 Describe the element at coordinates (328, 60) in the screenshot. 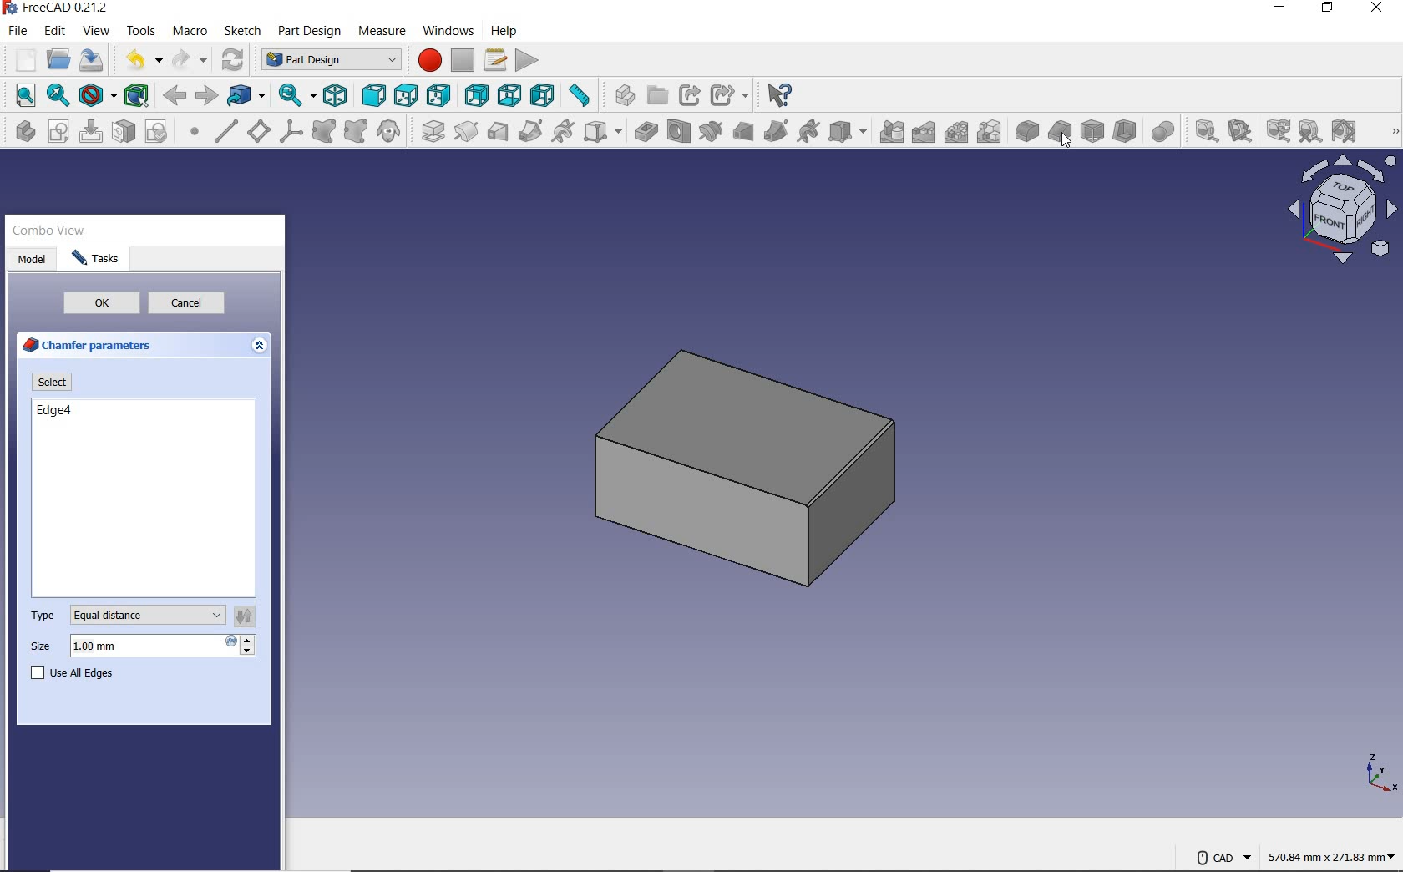

I see `Part Design` at that location.